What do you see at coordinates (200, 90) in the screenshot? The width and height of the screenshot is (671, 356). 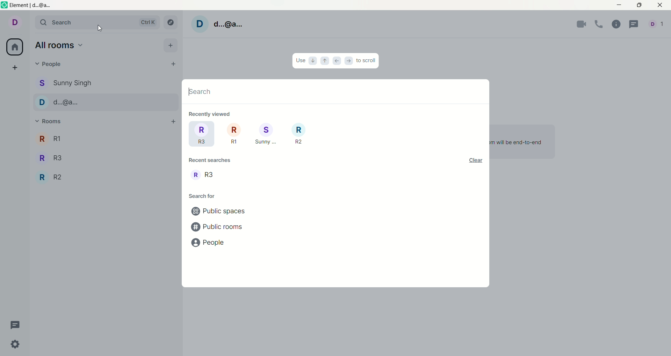 I see `cursor` at bounding box center [200, 90].